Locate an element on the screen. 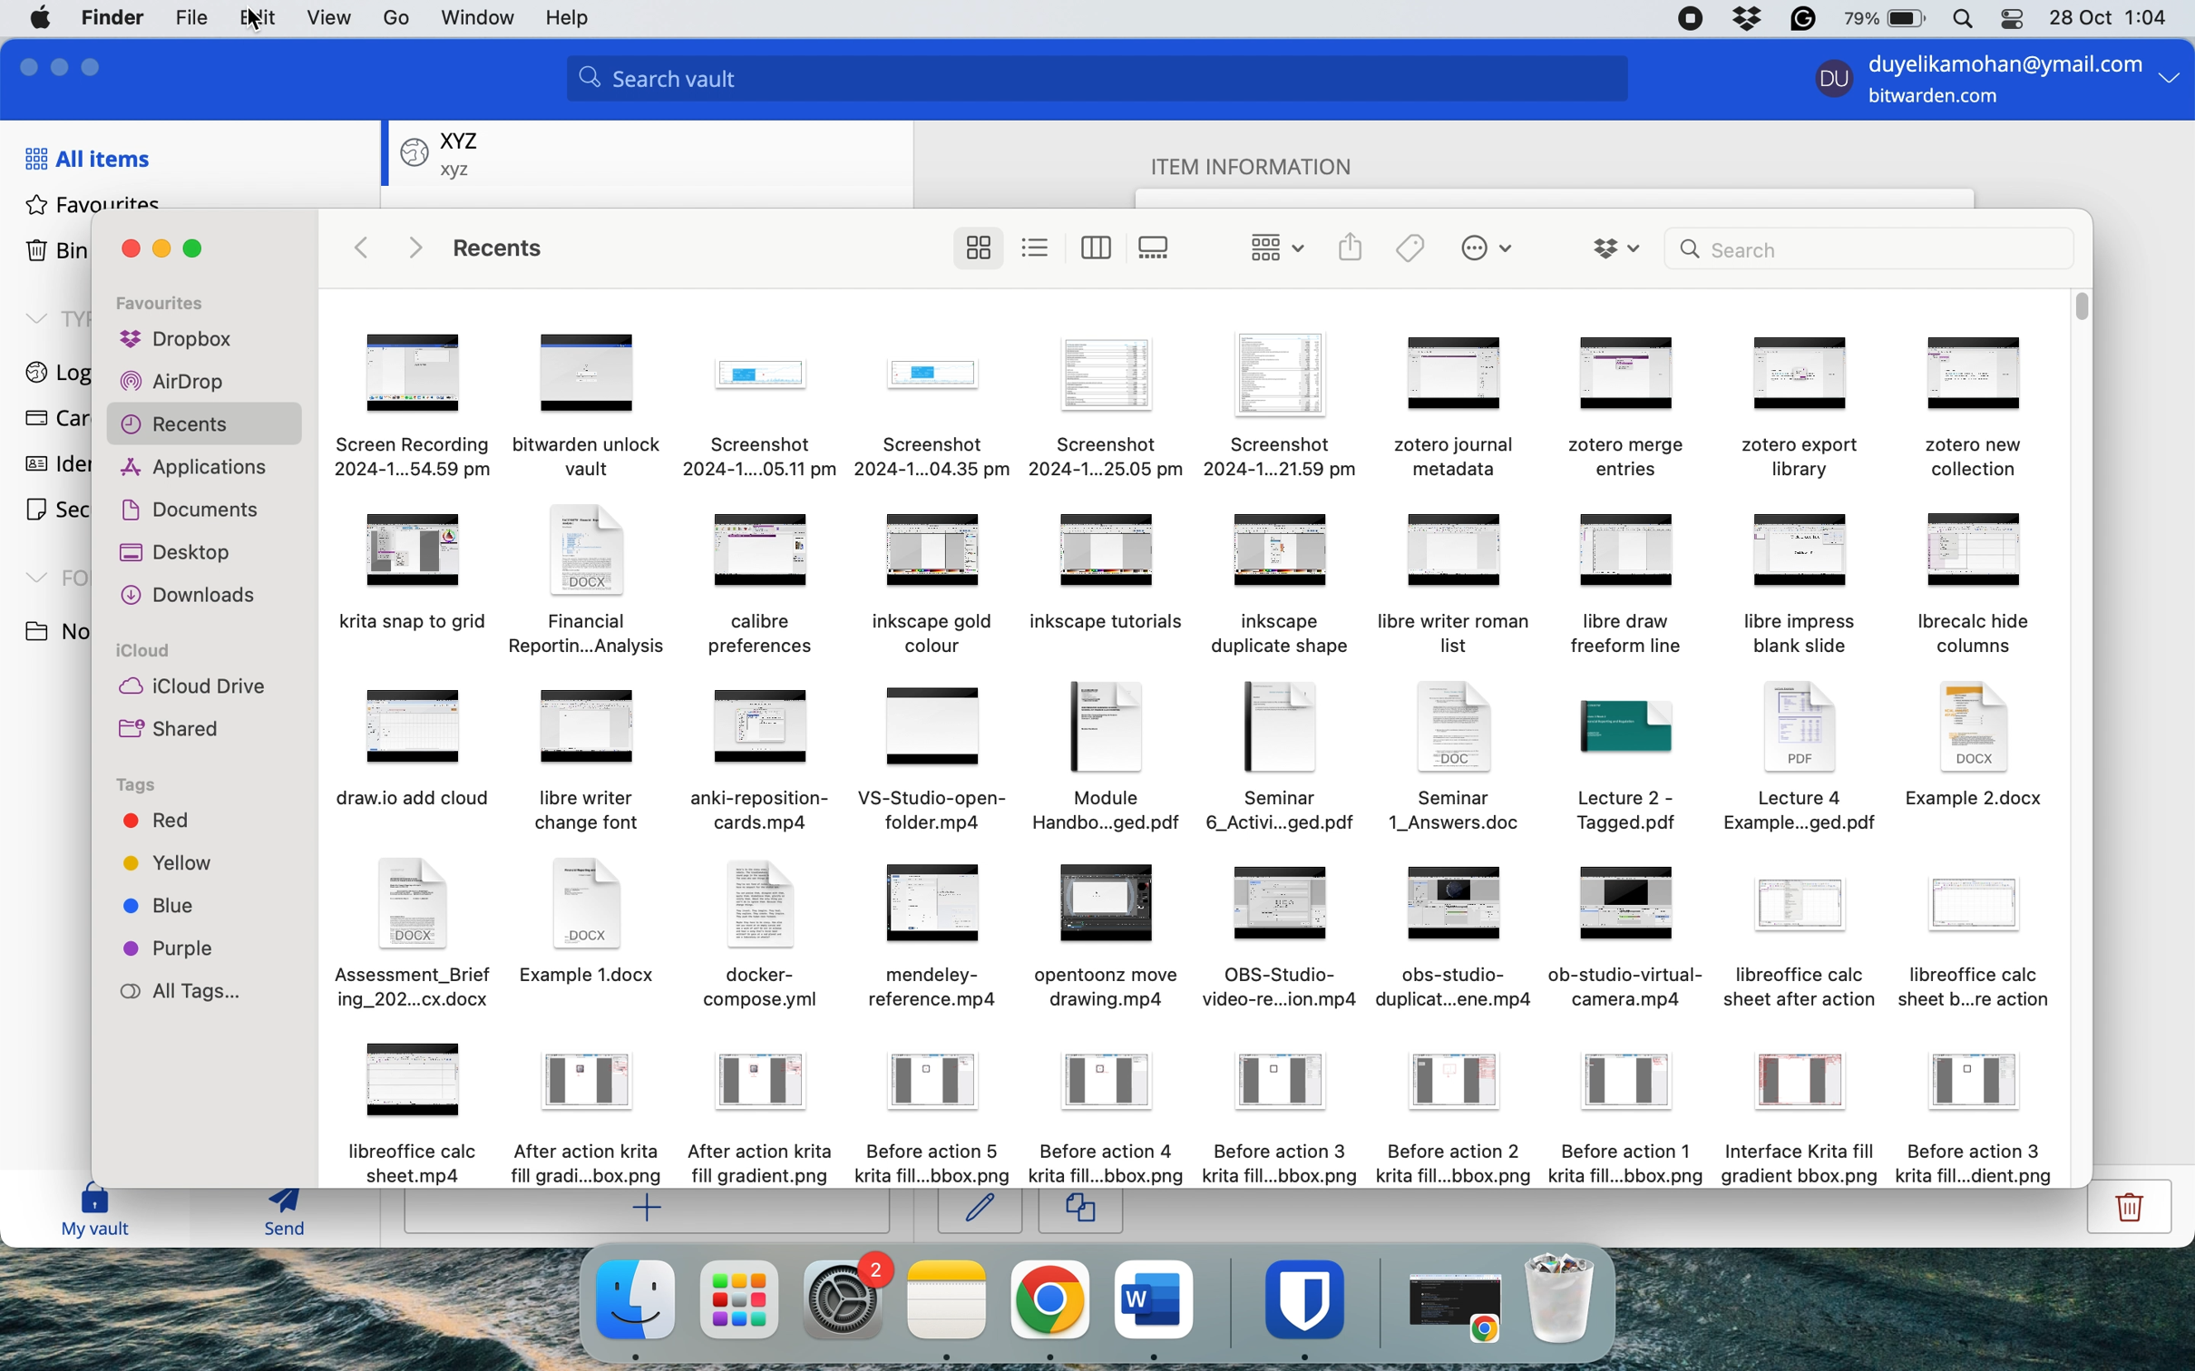  show items as list is located at coordinates (1038, 247).